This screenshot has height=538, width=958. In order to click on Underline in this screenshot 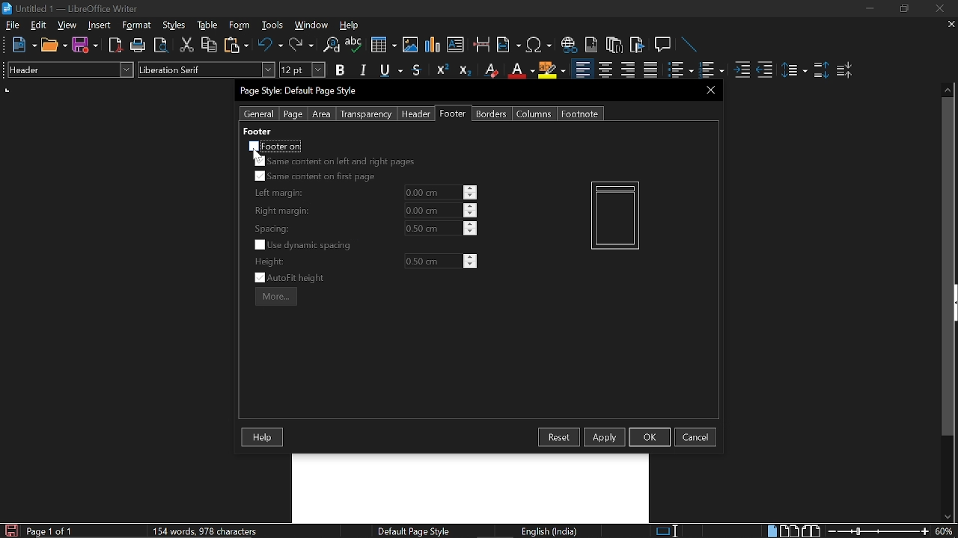, I will do `click(392, 71)`.